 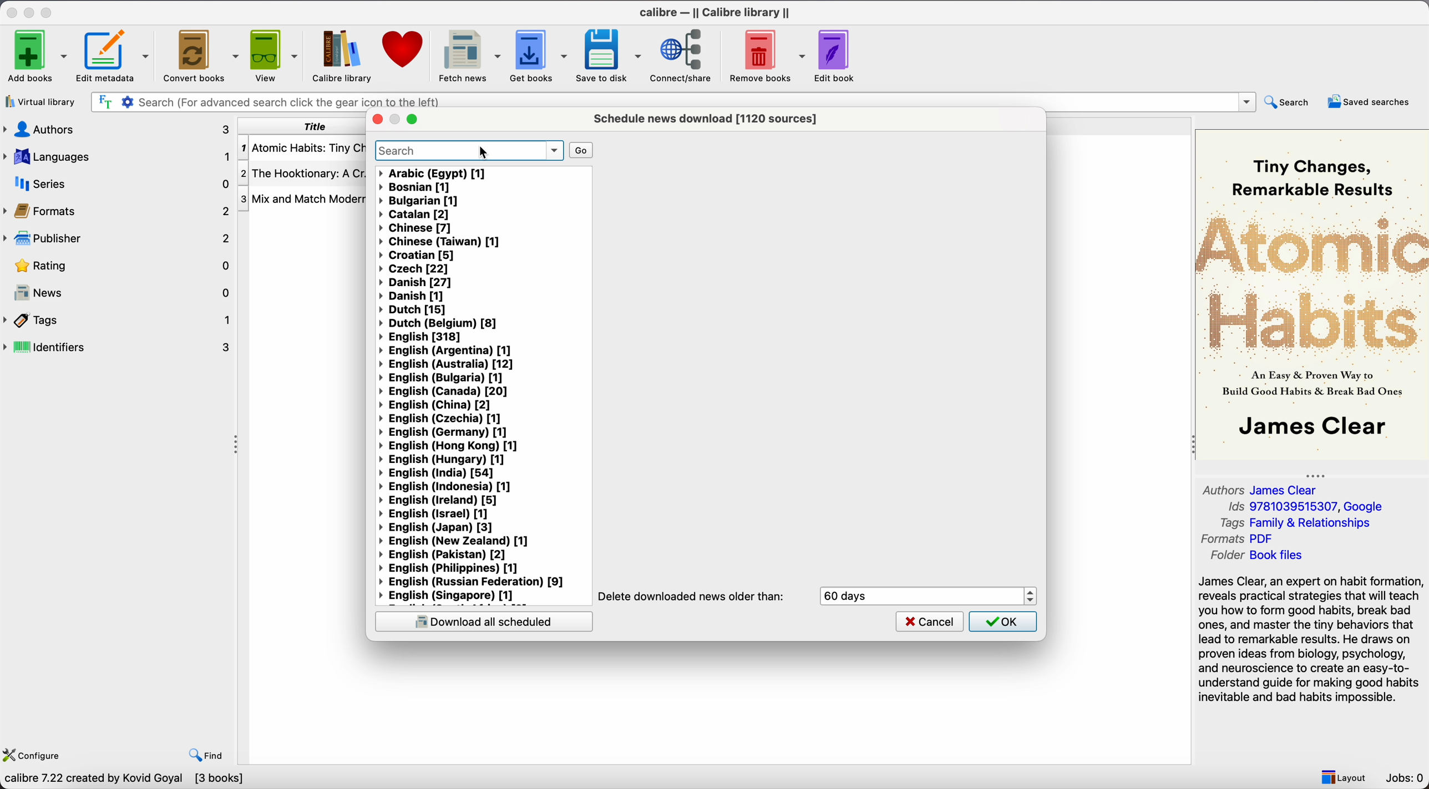 I want to click on Mix and Match Modern... , so click(x=303, y=200).